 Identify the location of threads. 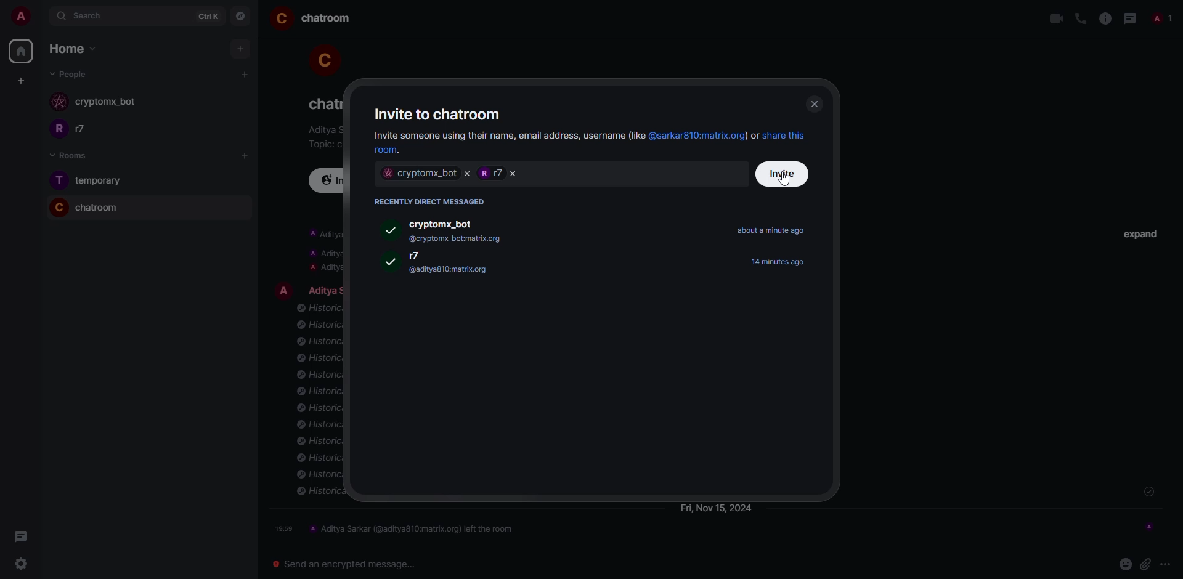
(1129, 18).